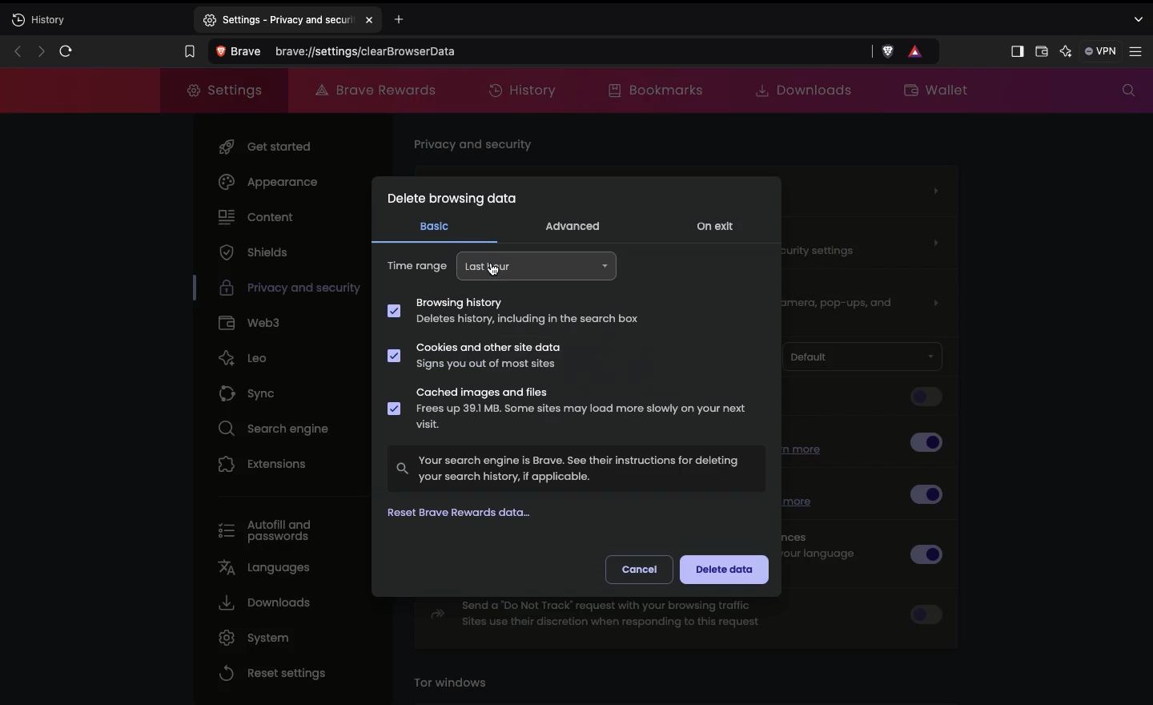 The width and height of the screenshot is (1153, 705). I want to click on Refresh page, so click(66, 50).